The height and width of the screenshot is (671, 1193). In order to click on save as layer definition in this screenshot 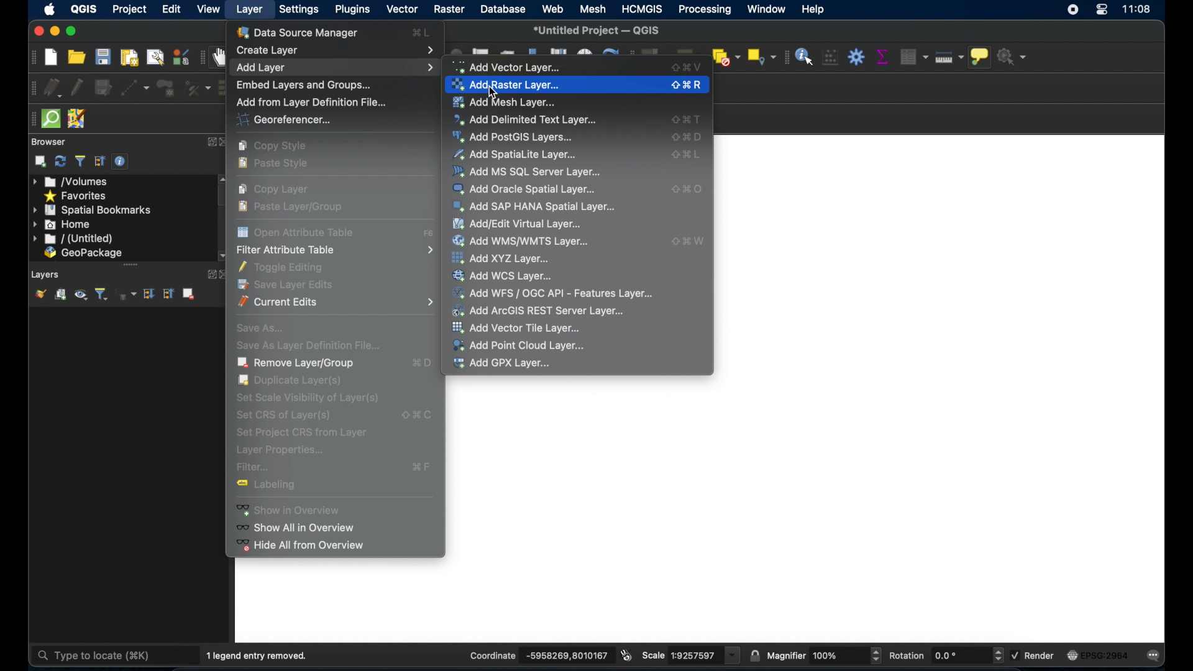, I will do `click(304, 344)`.